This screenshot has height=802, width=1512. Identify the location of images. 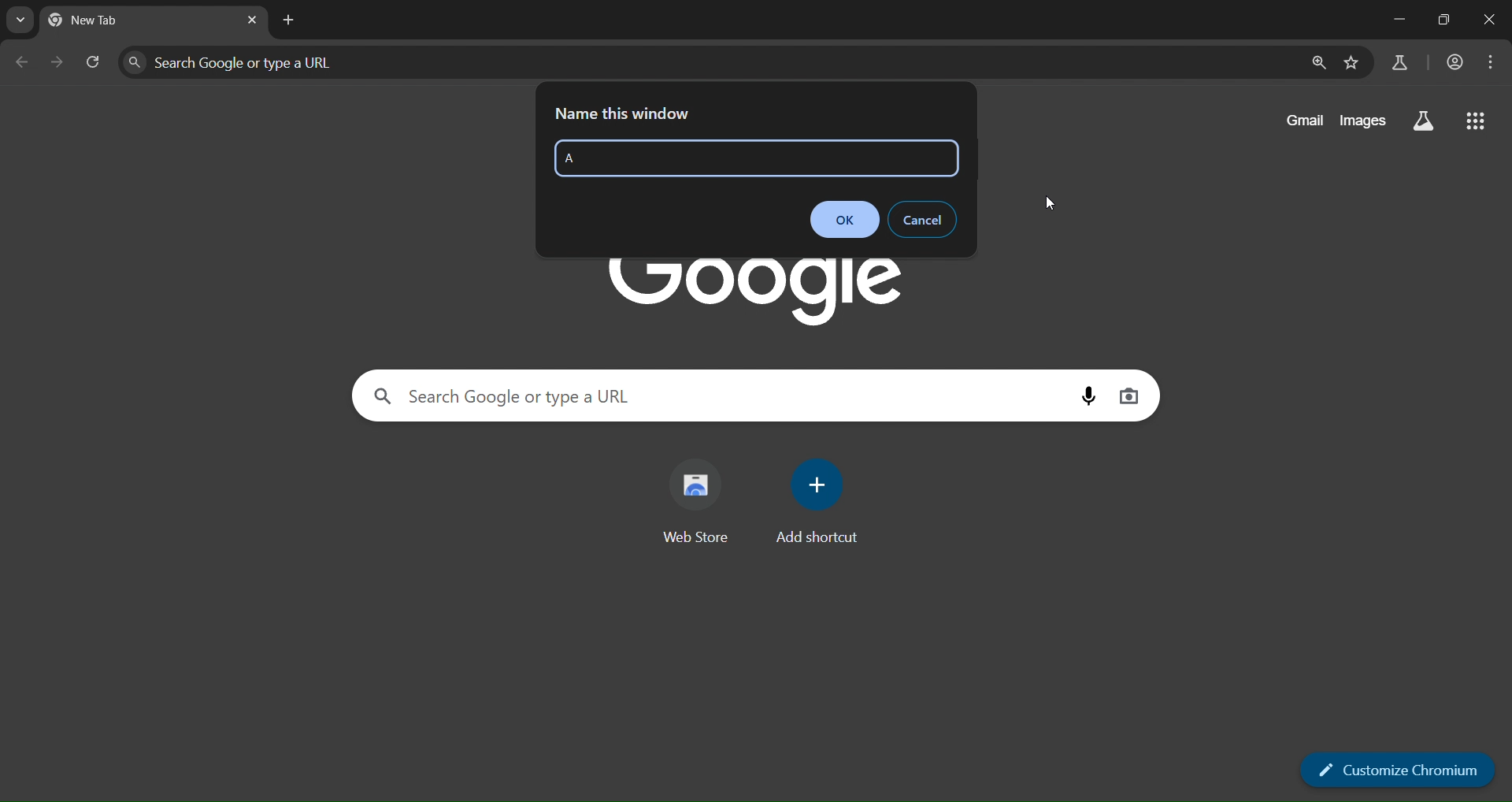
(1362, 119).